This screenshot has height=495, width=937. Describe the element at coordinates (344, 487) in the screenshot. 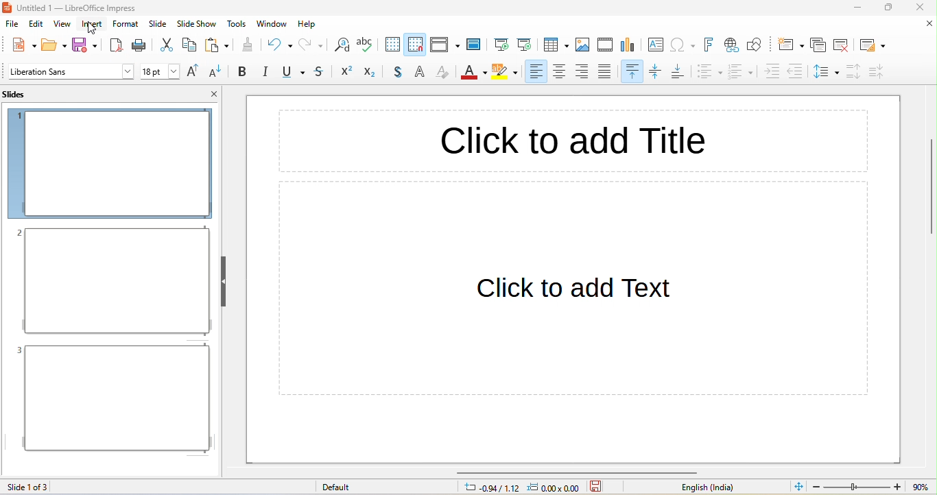

I see `default` at that location.